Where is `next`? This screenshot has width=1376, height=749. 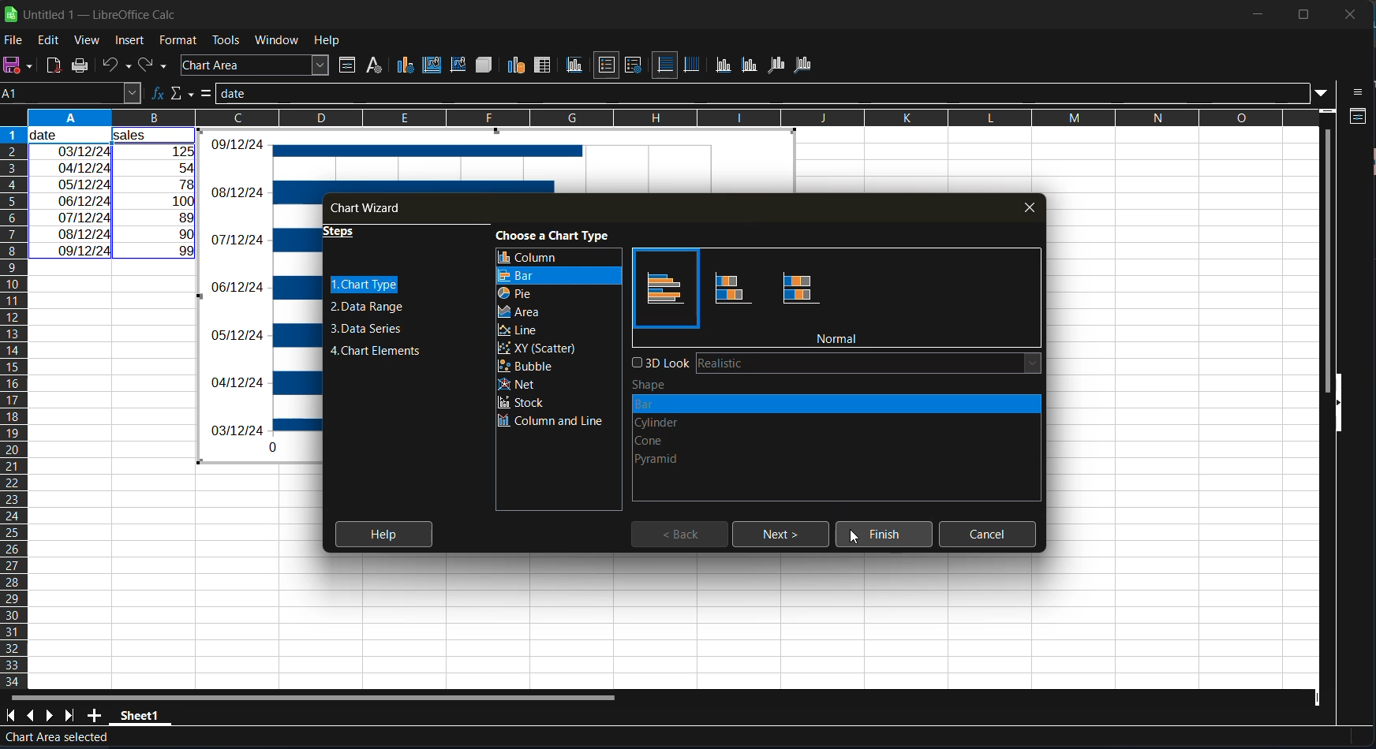
next is located at coordinates (776, 535).